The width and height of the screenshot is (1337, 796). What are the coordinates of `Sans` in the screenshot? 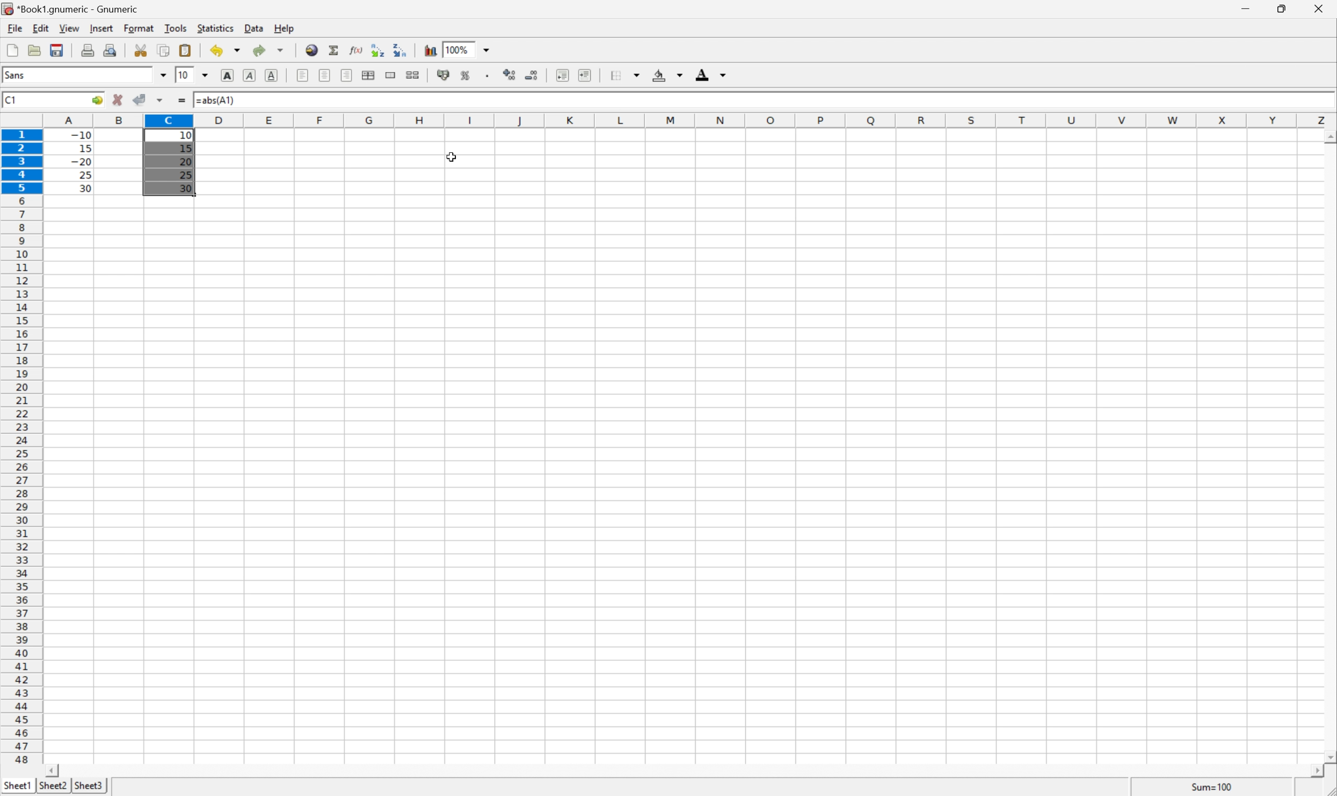 It's located at (17, 75).